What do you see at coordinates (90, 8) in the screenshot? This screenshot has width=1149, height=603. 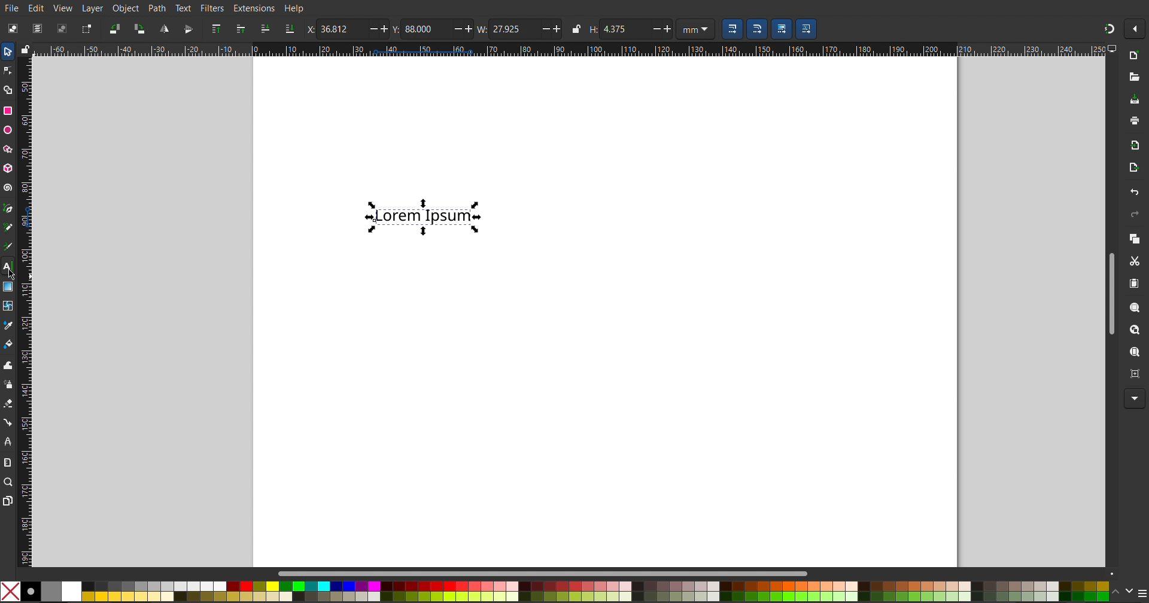 I see `Layer` at bounding box center [90, 8].